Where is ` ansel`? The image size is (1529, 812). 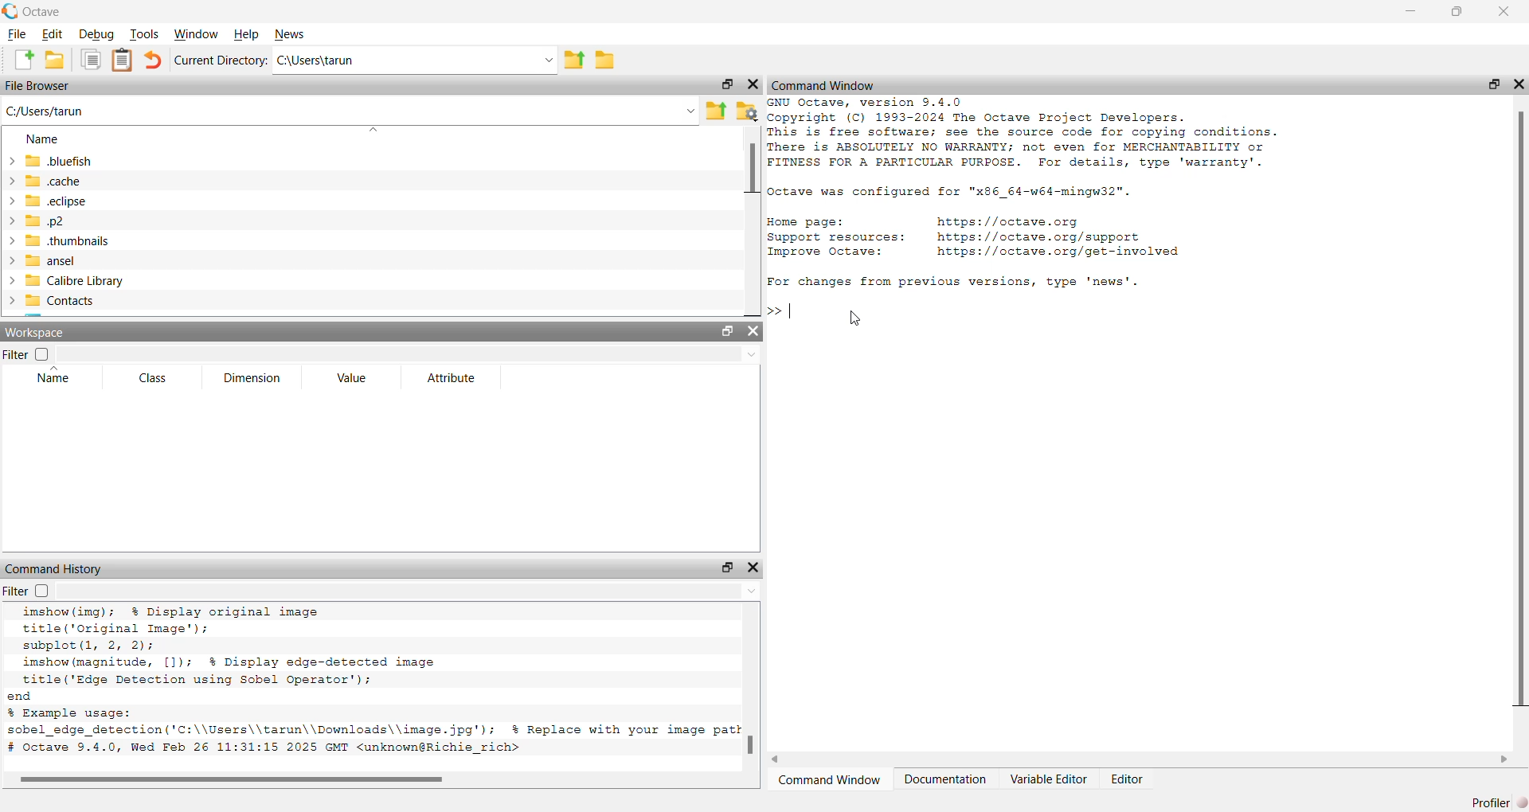
 ansel is located at coordinates (47, 260).